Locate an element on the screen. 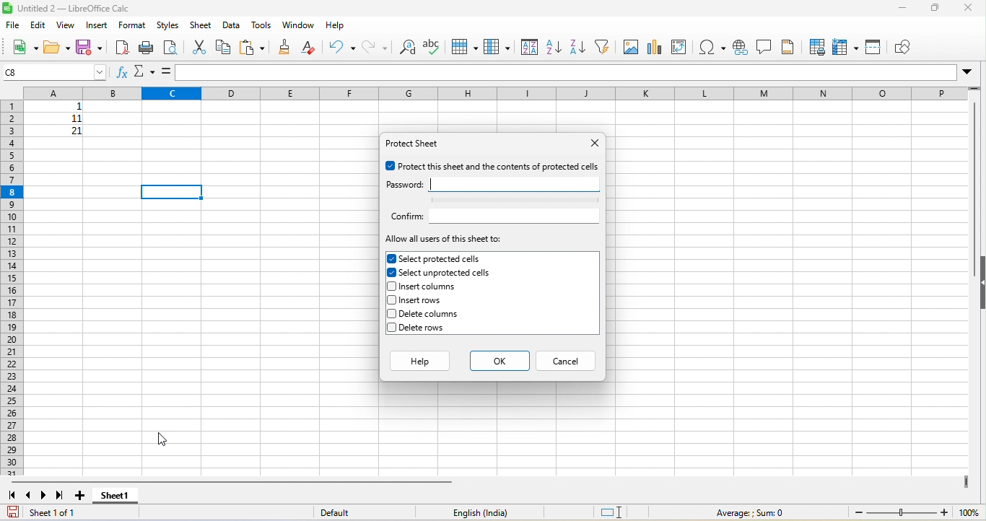  select function is located at coordinates (145, 71).